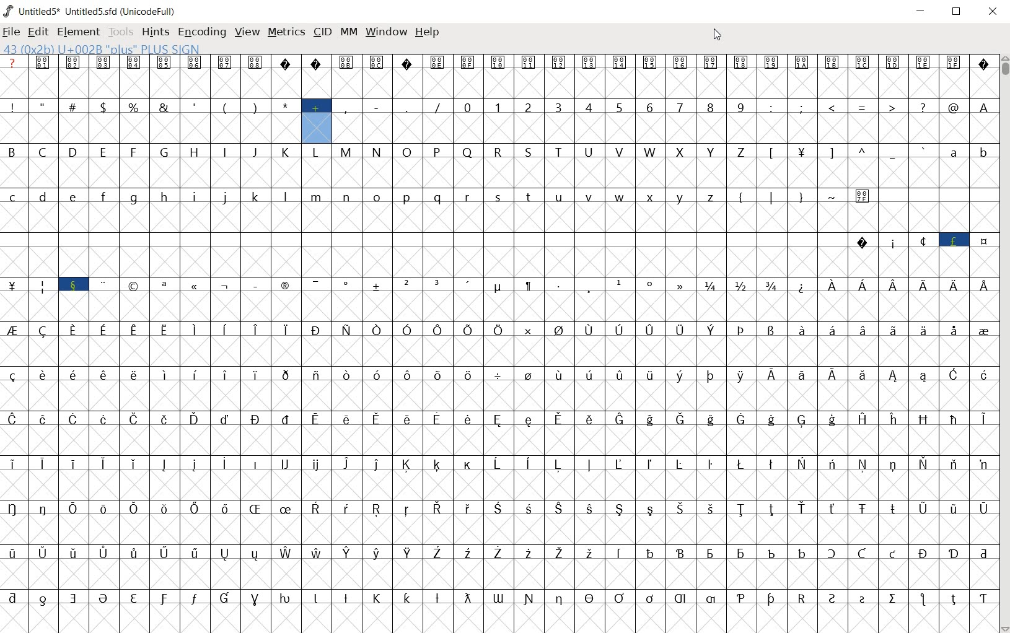 This screenshot has width=1010, height=633. What do you see at coordinates (38, 32) in the screenshot?
I see `edit` at bounding box center [38, 32].